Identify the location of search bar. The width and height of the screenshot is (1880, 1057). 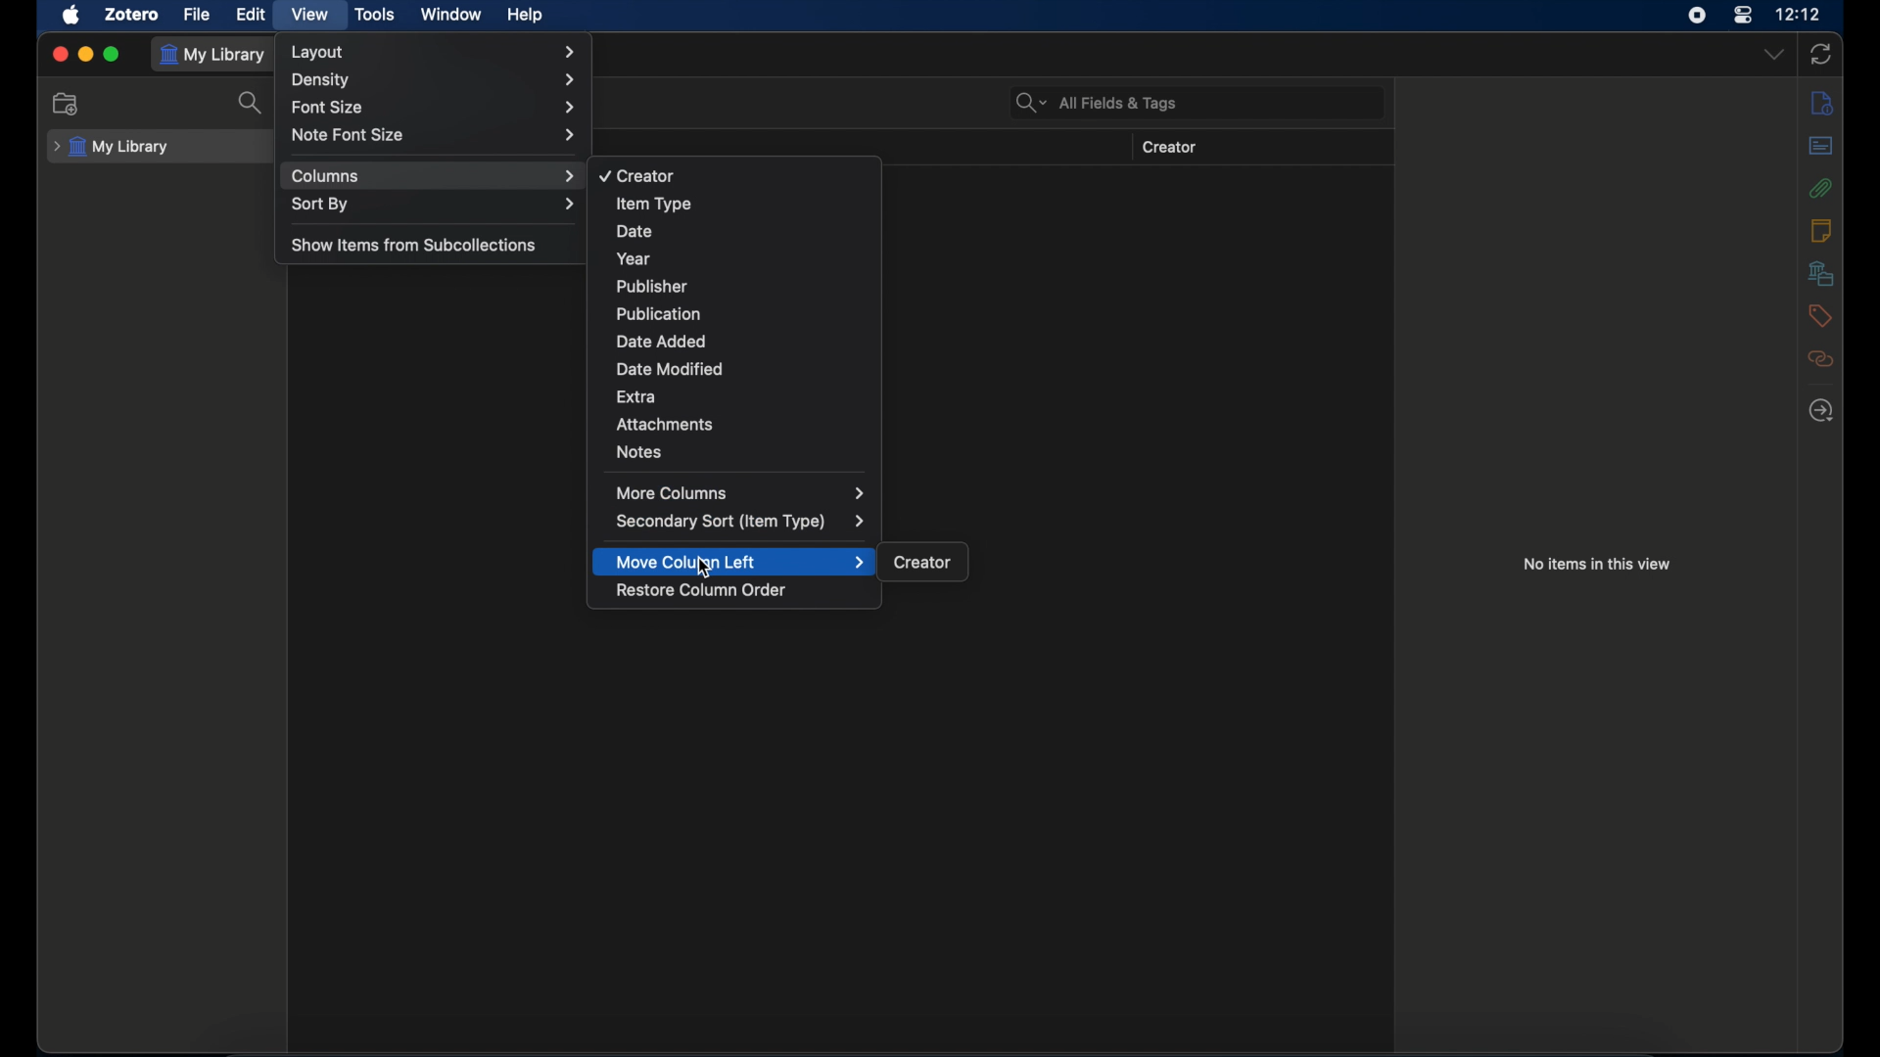
(1097, 102).